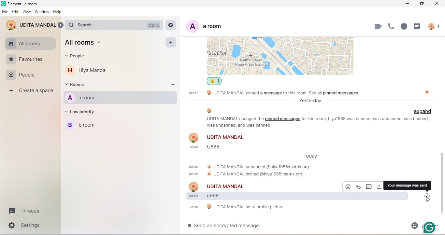 The height and width of the screenshot is (235, 445). I want to click on Window, so click(42, 12).